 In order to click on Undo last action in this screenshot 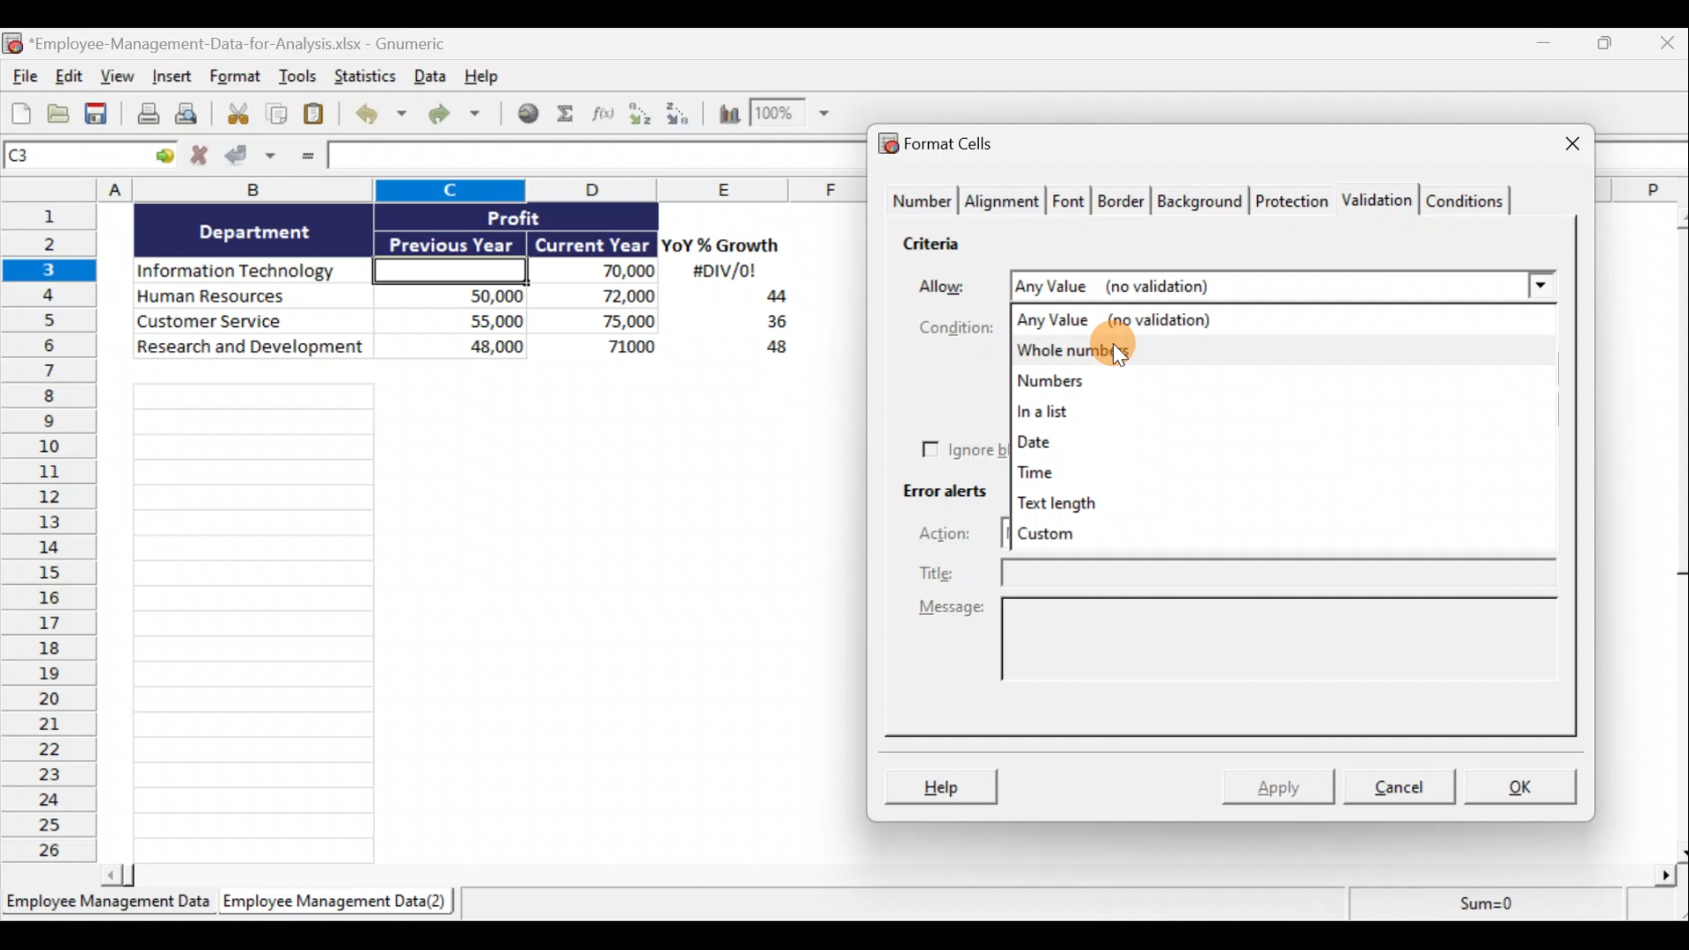, I will do `click(384, 115)`.